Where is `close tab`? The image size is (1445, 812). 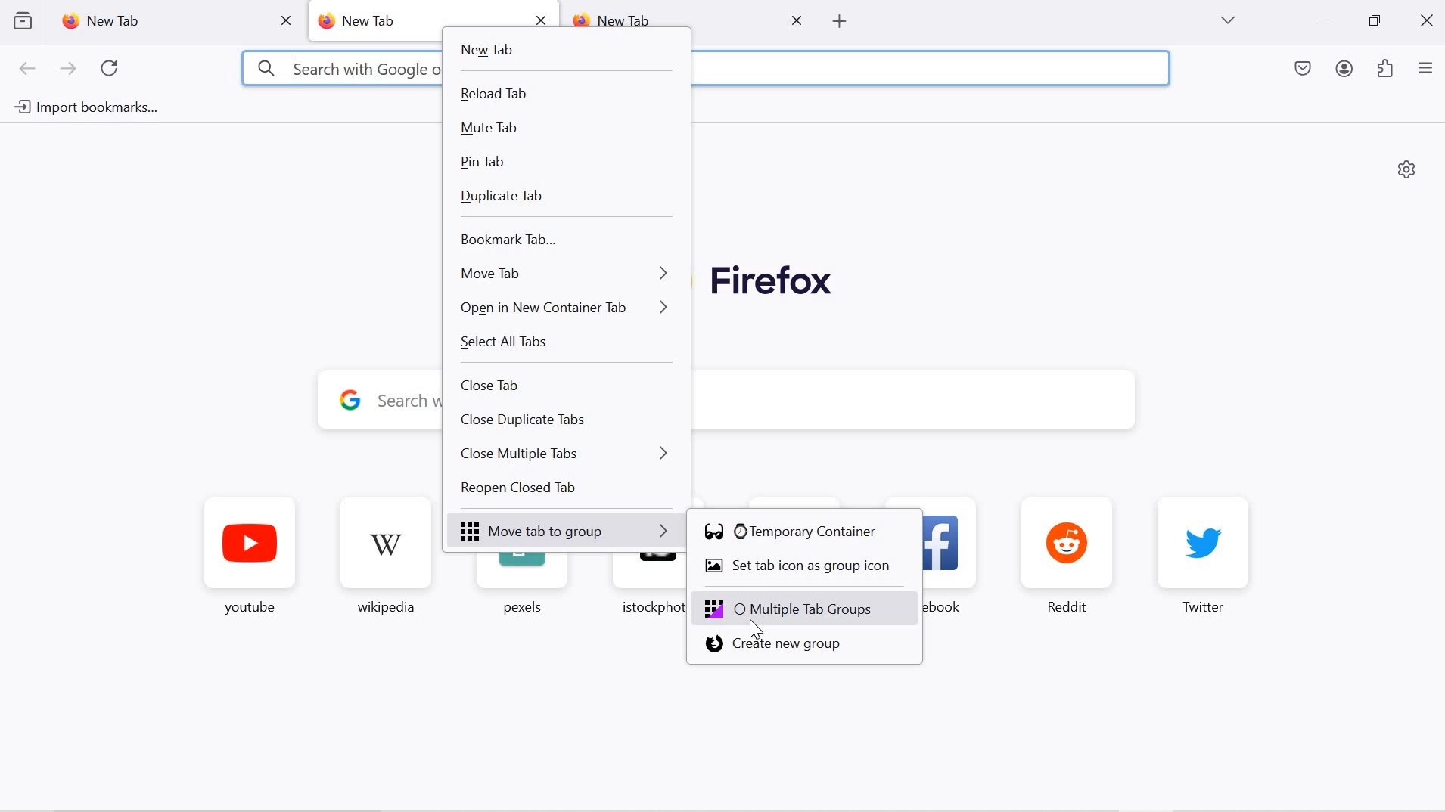
close tab is located at coordinates (287, 21).